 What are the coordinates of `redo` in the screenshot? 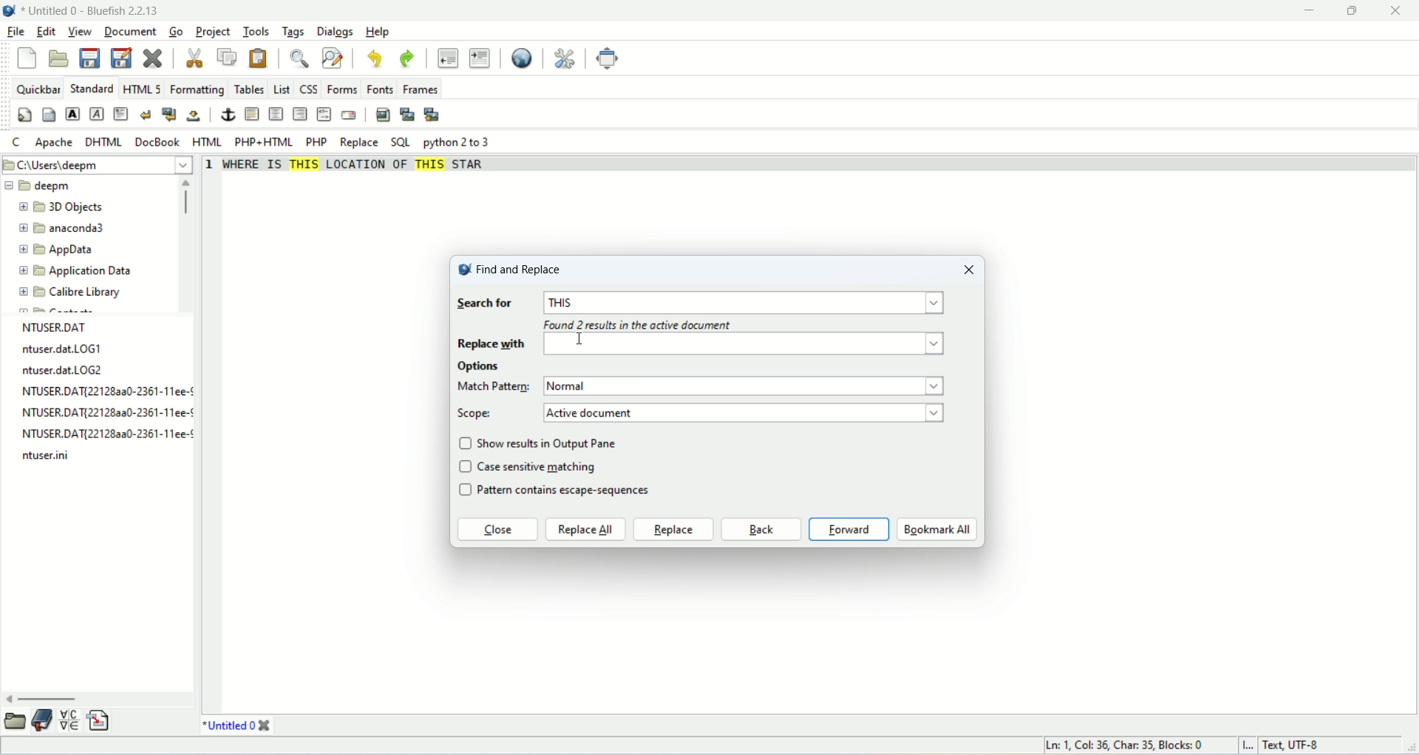 It's located at (407, 59).